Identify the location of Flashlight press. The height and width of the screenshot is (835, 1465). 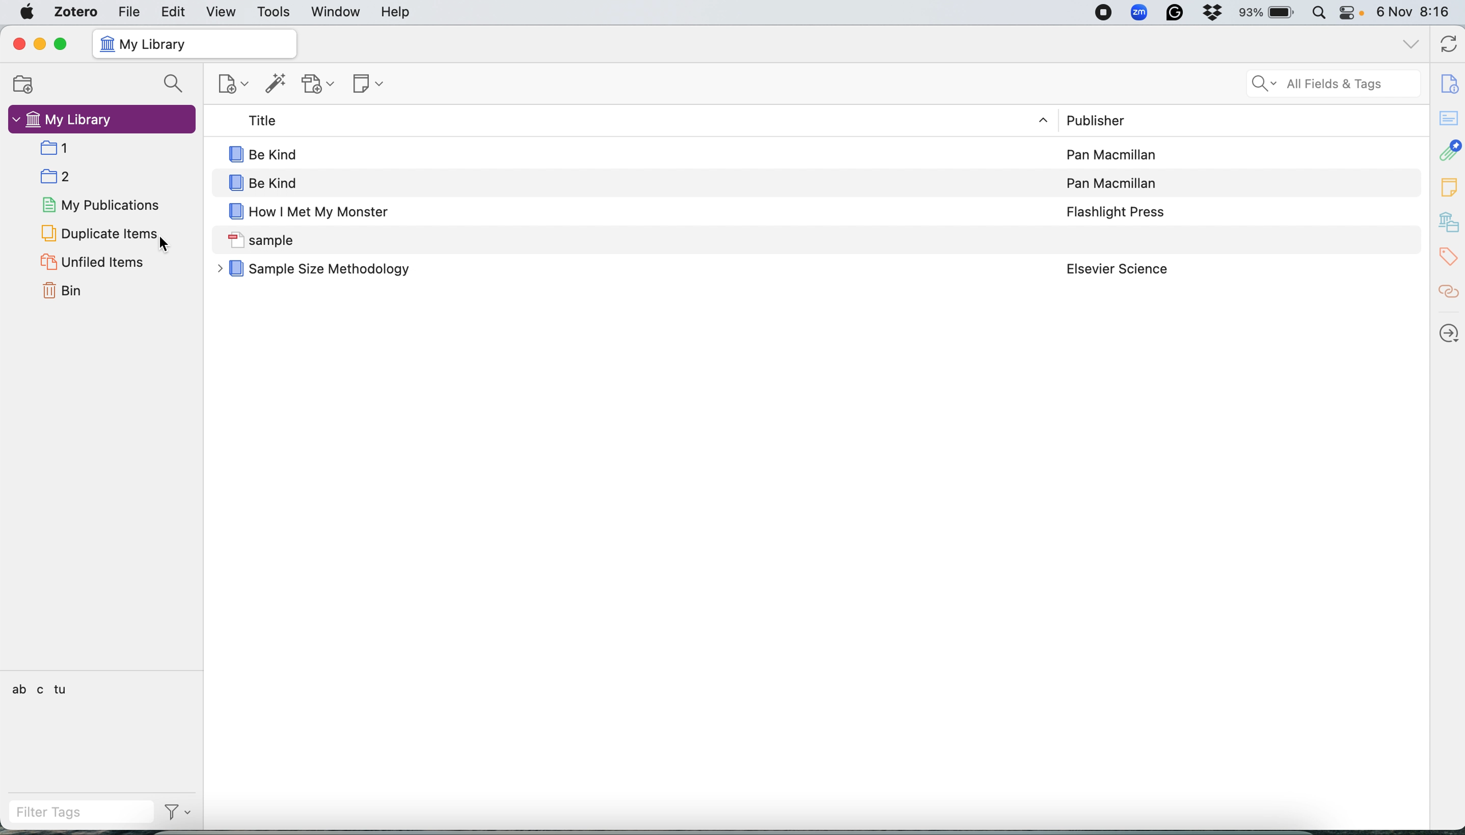
(1111, 209).